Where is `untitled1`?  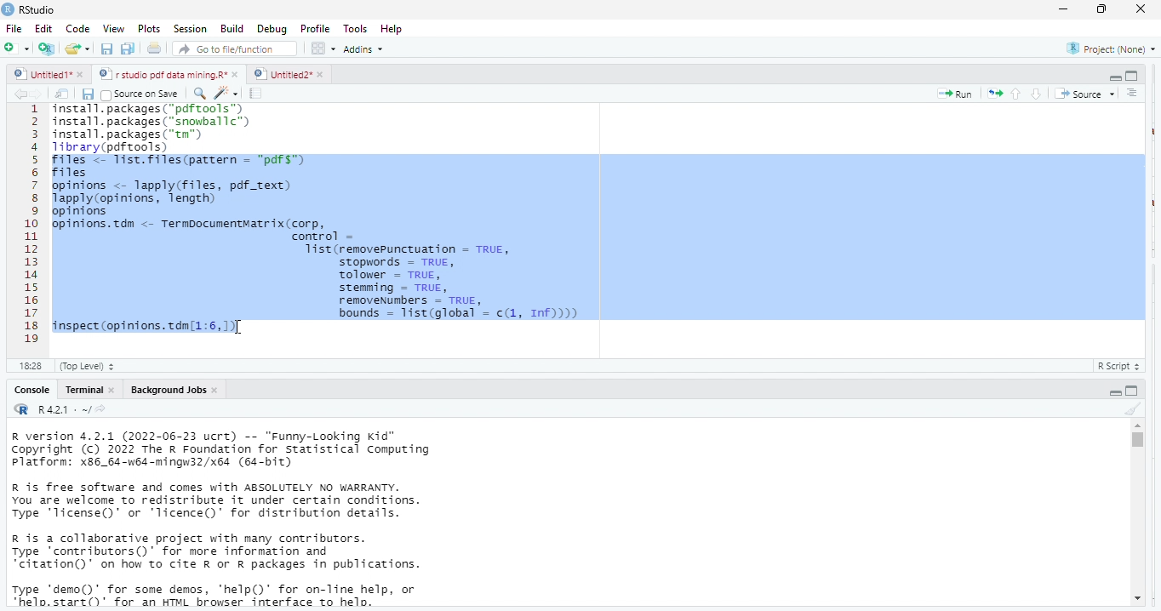 untitled1 is located at coordinates (41, 75).